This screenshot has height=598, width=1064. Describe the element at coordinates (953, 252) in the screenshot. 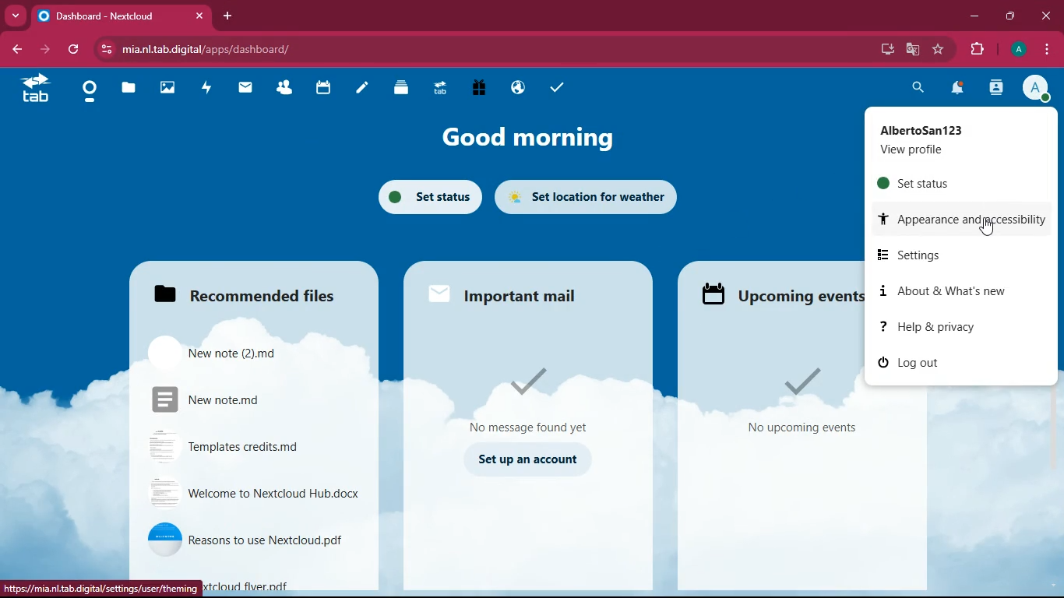

I see `settings` at that location.